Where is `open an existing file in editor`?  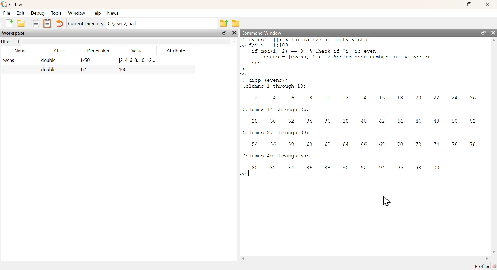 open an existing file in editor is located at coordinates (21, 23).